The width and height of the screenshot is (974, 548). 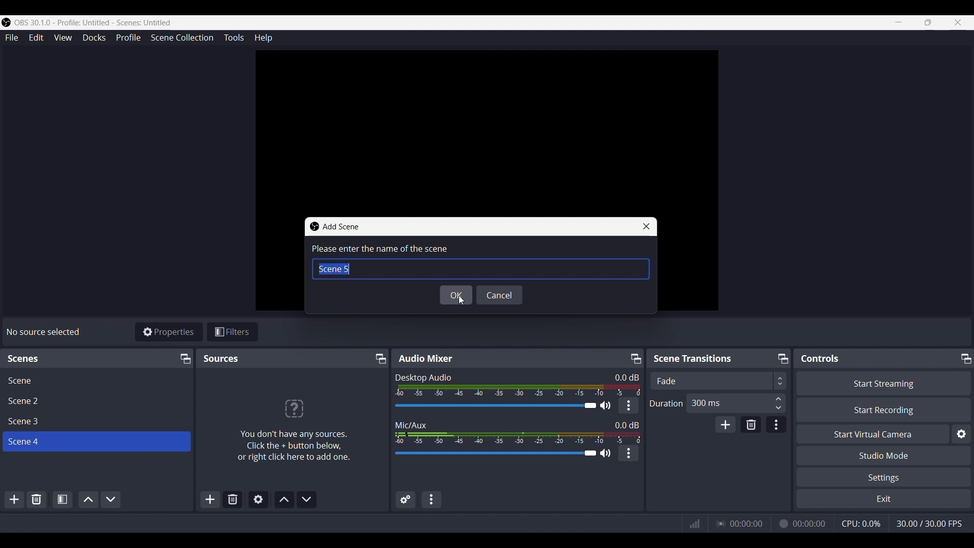 What do you see at coordinates (412, 423) in the screenshot?
I see `Mic/Aux` at bounding box center [412, 423].